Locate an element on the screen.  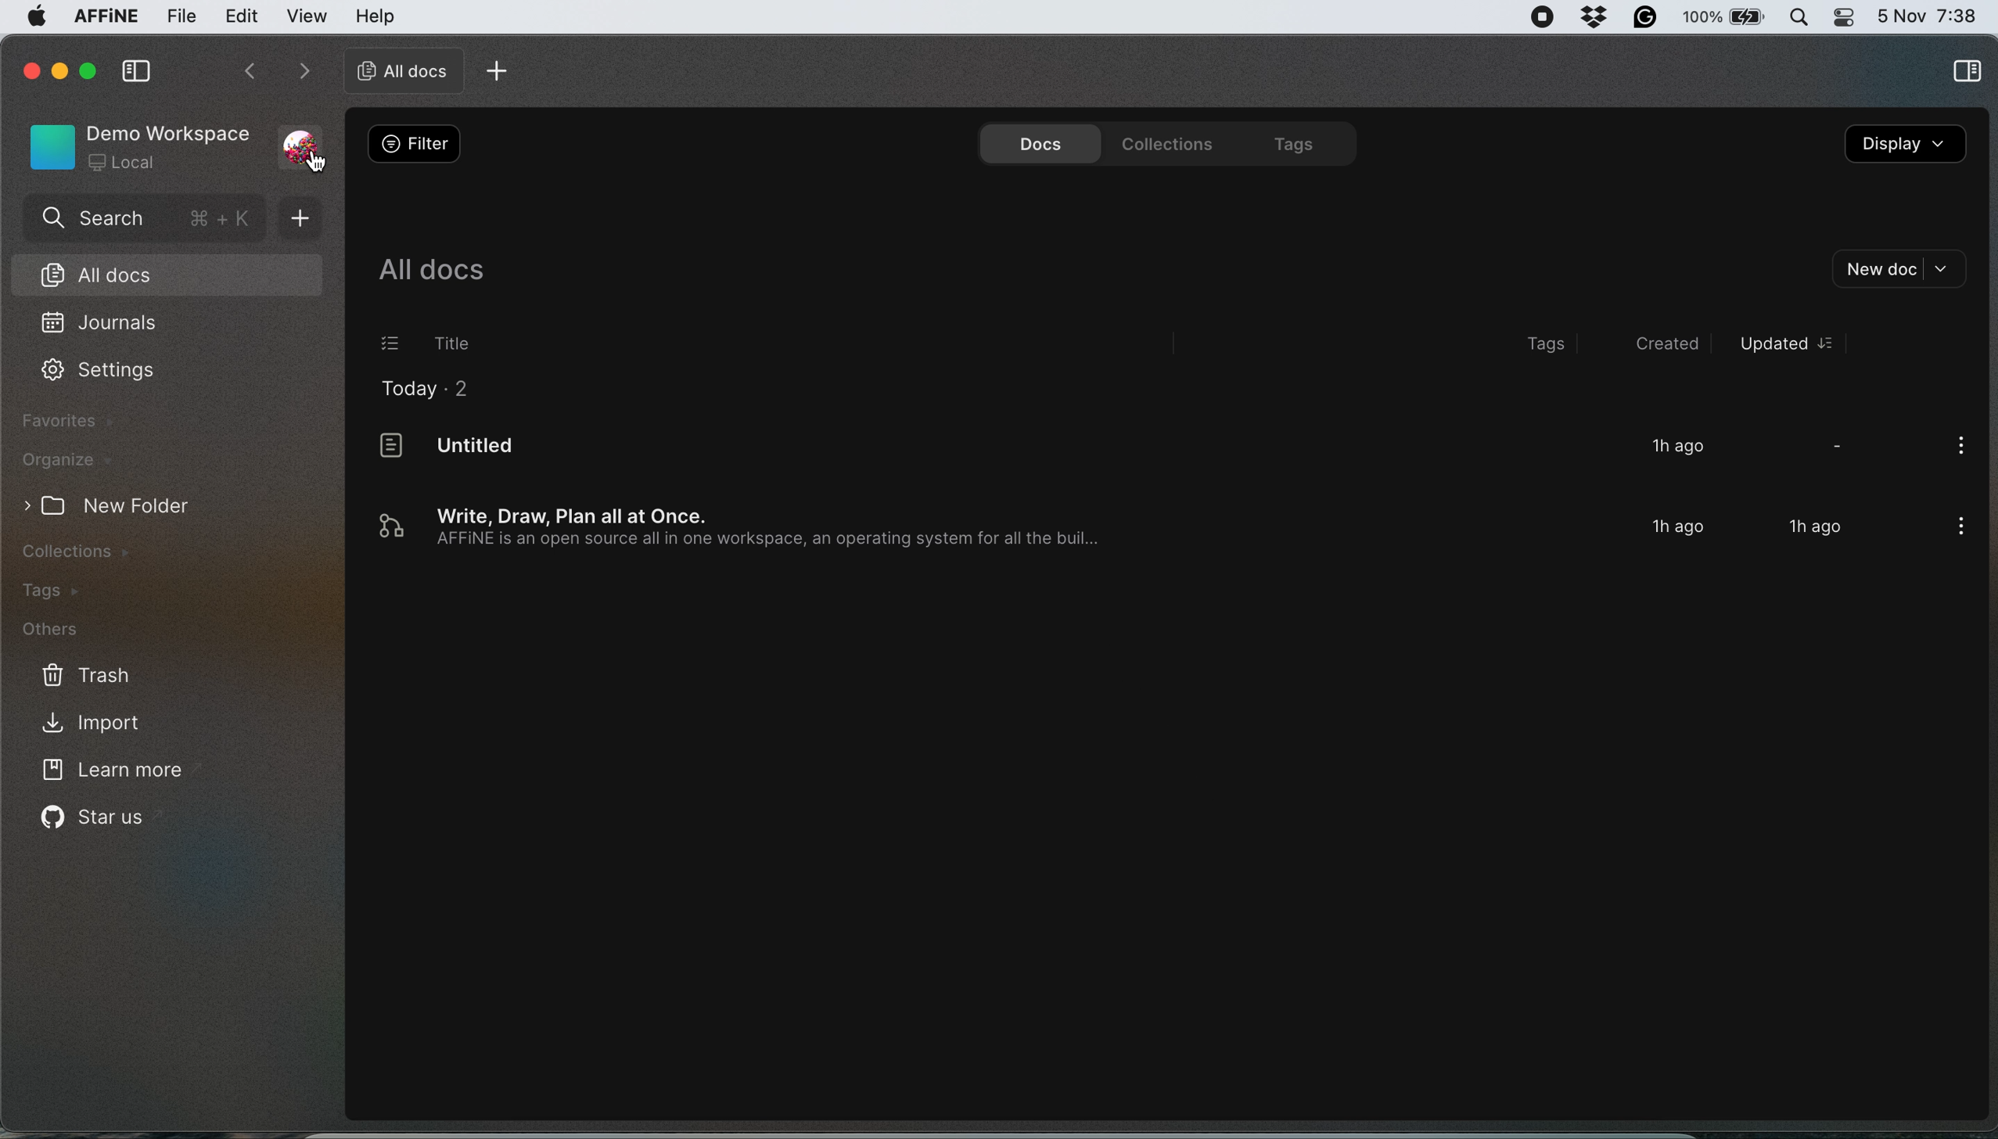
tags is located at coordinates (1551, 345).